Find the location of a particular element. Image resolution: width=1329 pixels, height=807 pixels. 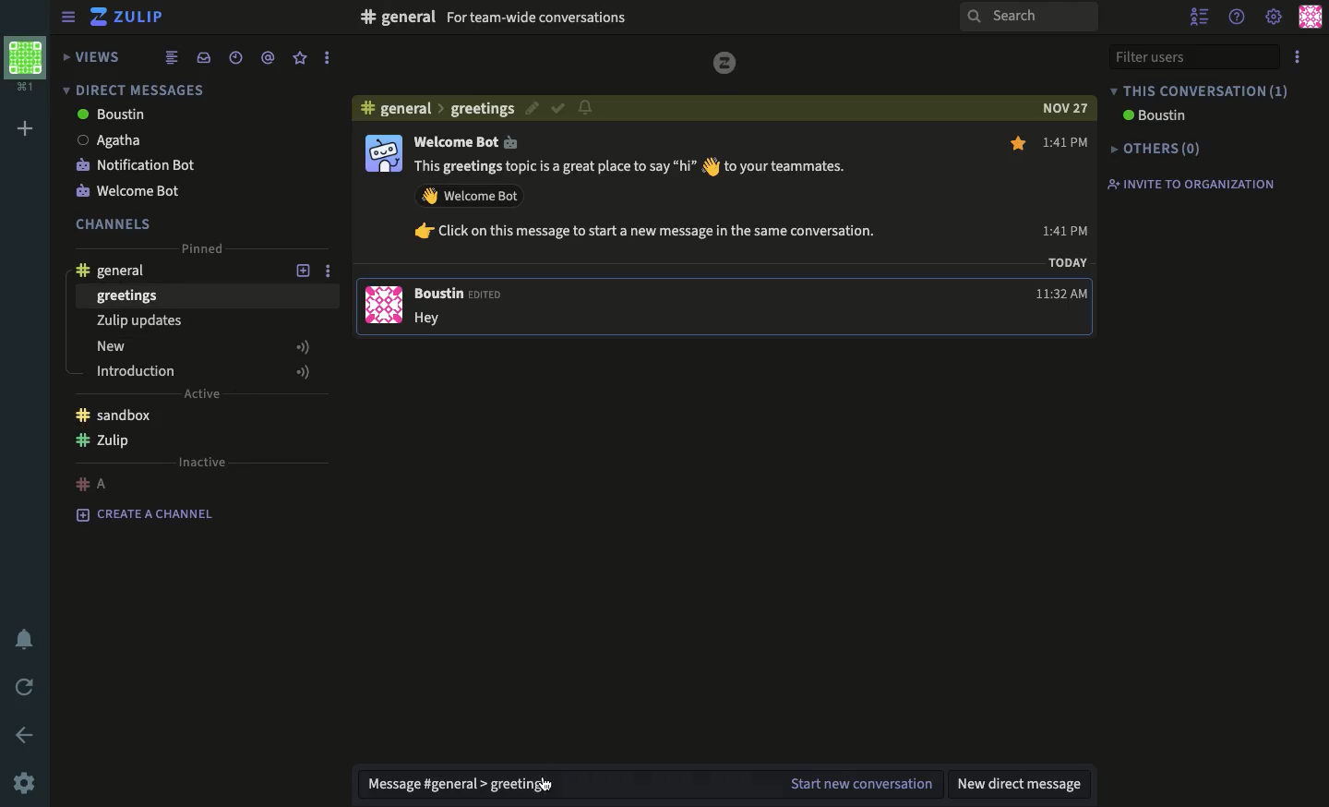

add new topic is located at coordinates (304, 272).